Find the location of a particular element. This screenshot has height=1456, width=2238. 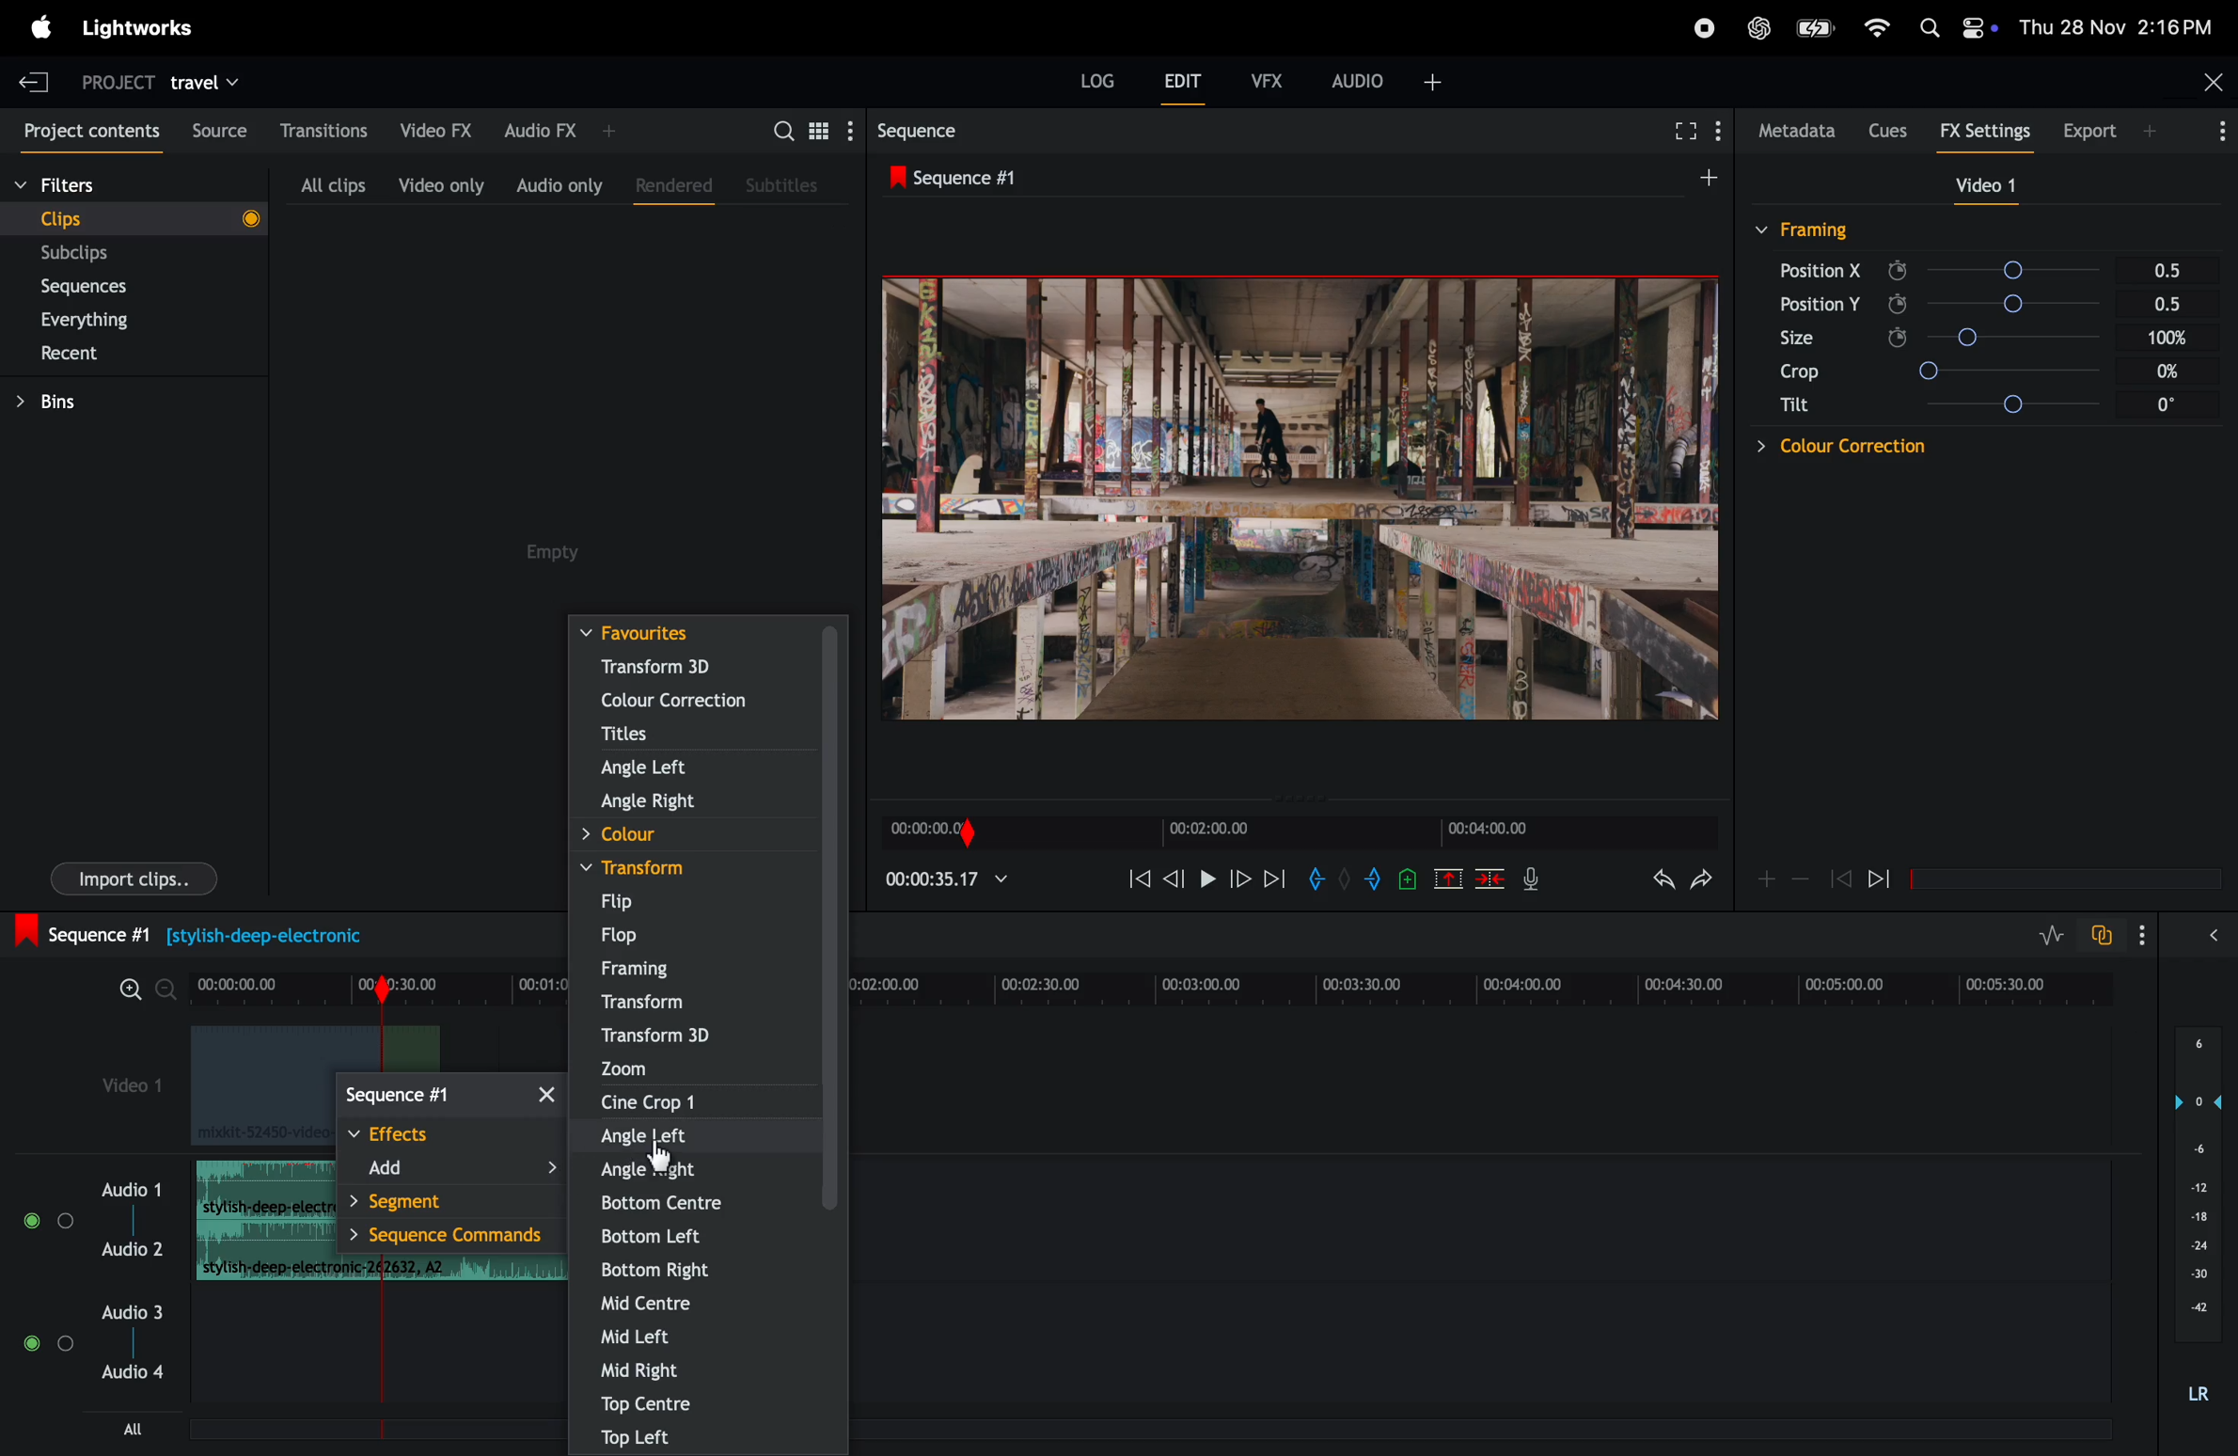

crop is located at coordinates (1796, 374).